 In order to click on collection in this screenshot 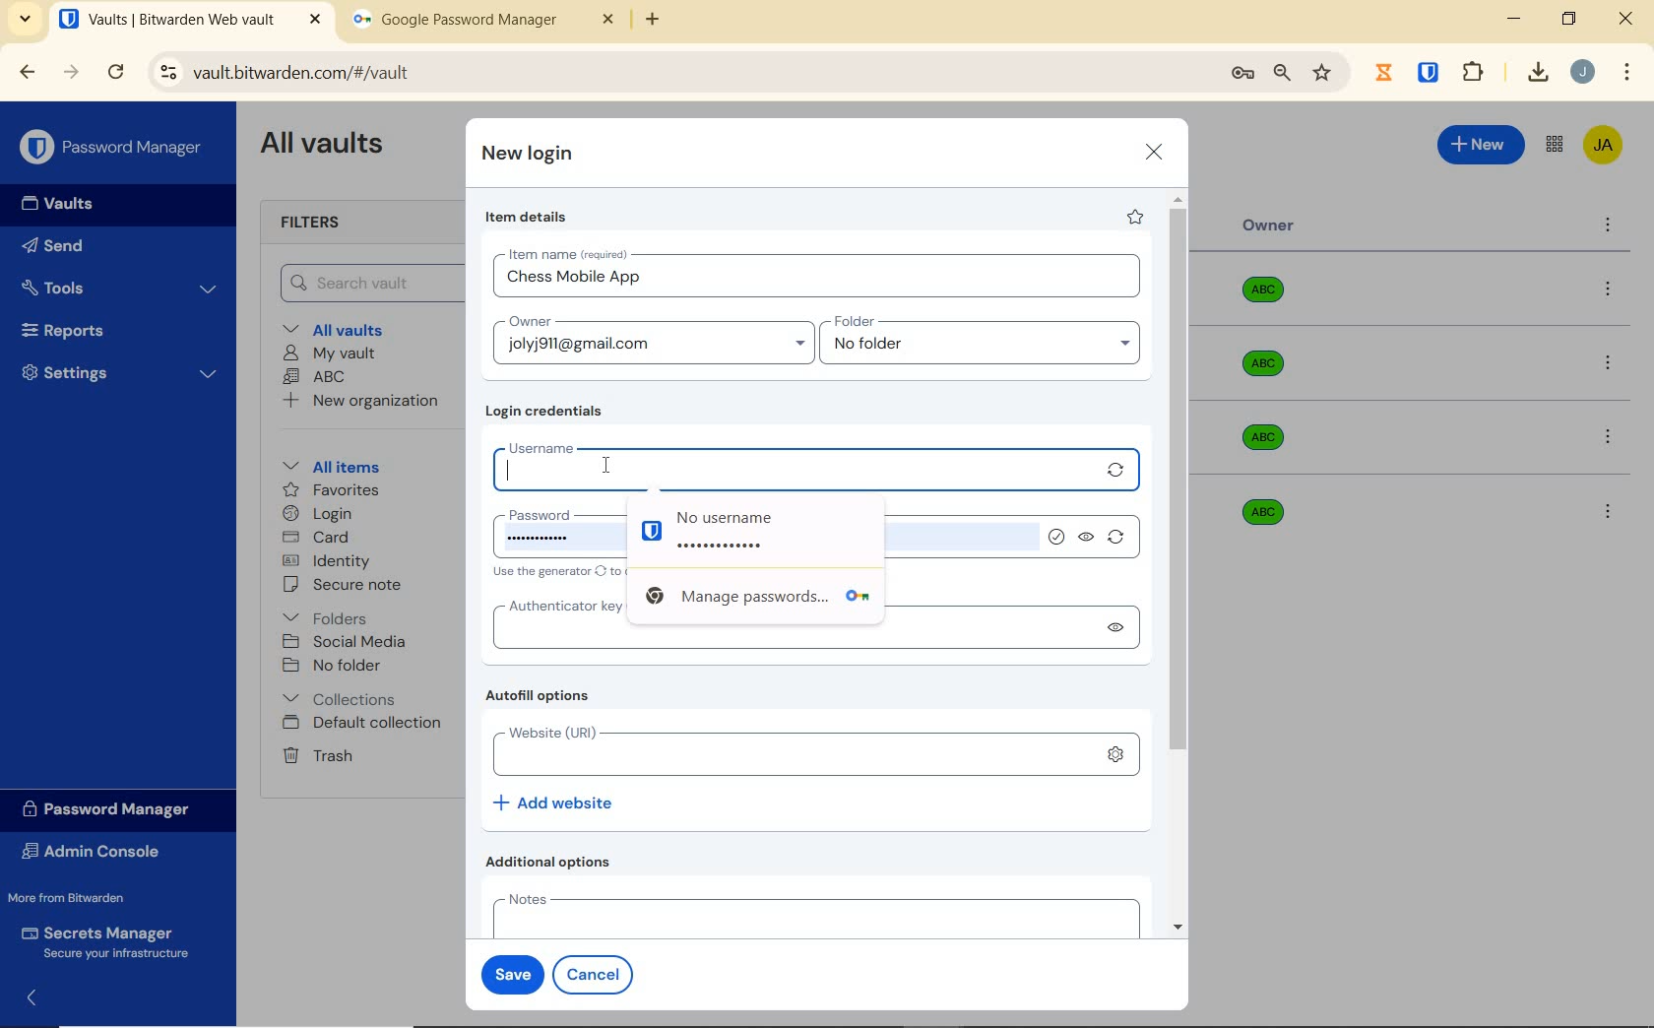, I will do `click(341, 699)`.